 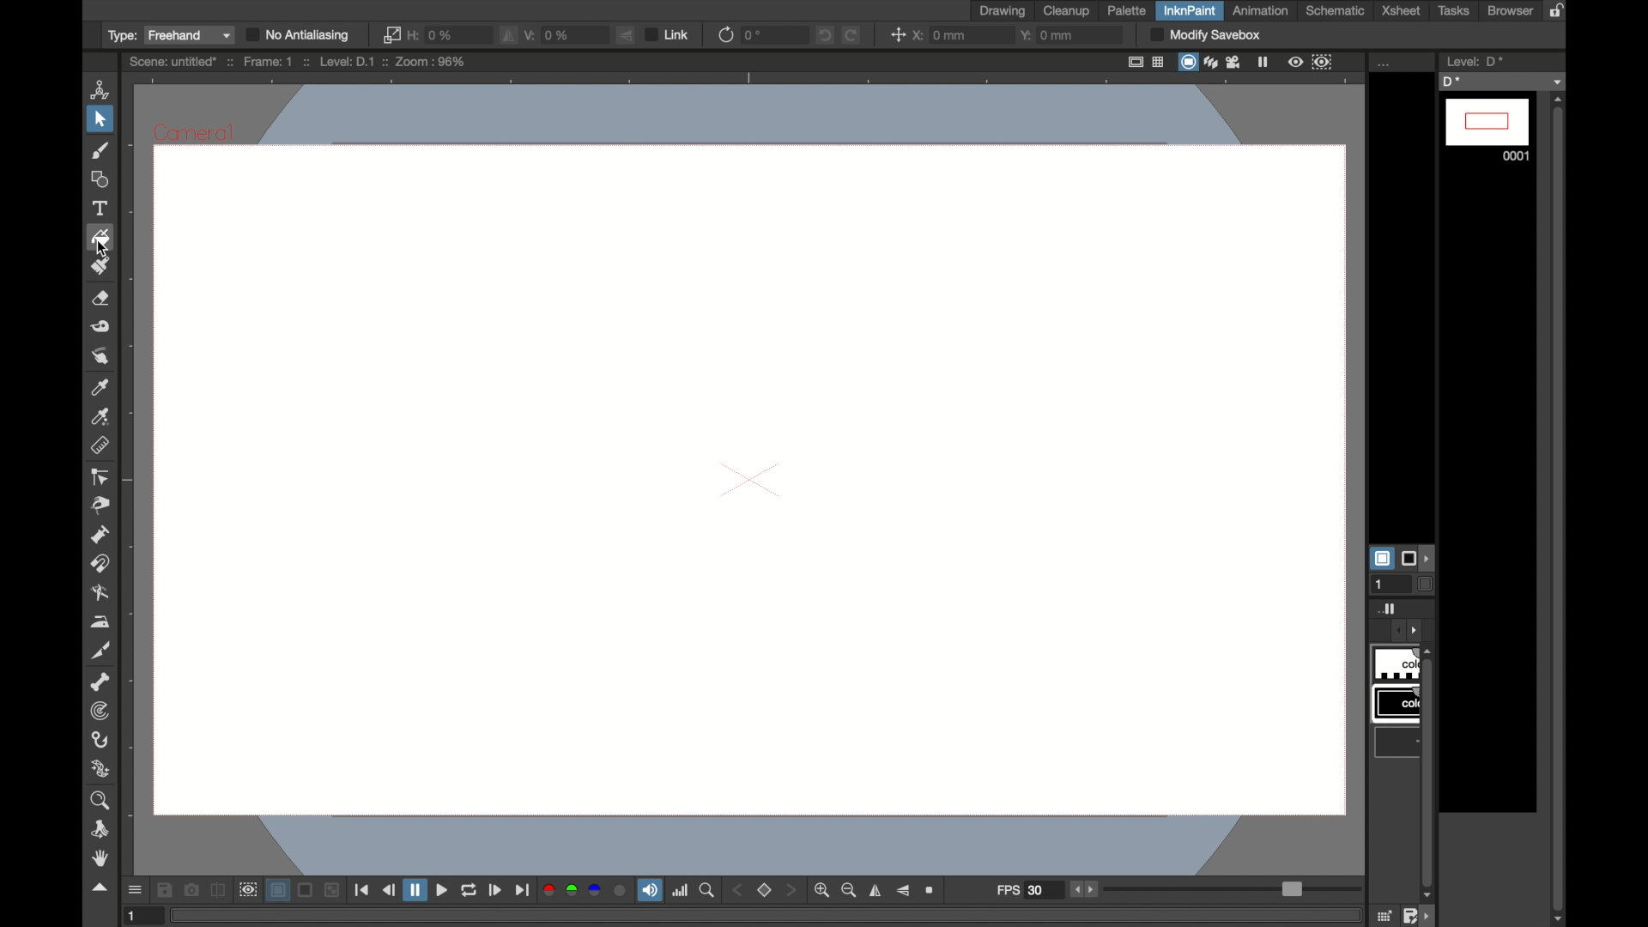 What do you see at coordinates (101, 621) in the screenshot?
I see `iron tool` at bounding box center [101, 621].